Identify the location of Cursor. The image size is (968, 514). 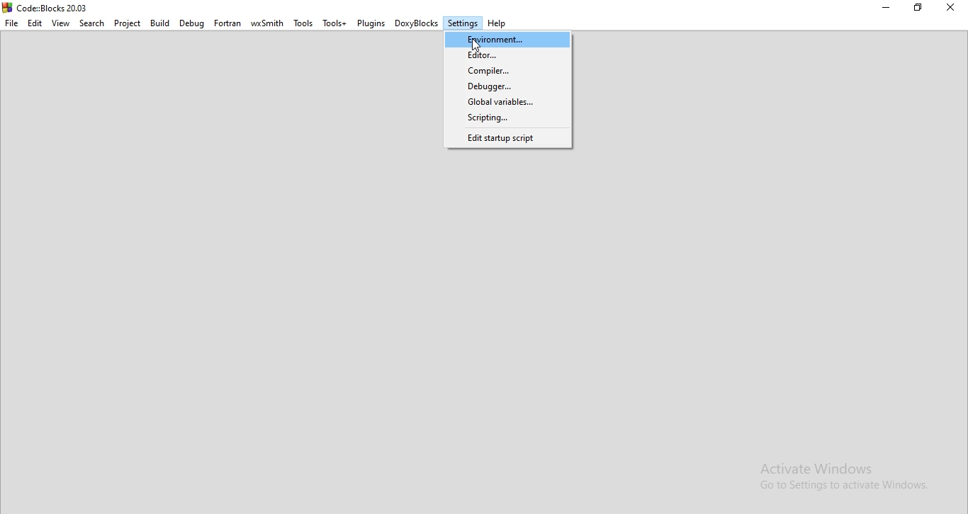
(475, 47).